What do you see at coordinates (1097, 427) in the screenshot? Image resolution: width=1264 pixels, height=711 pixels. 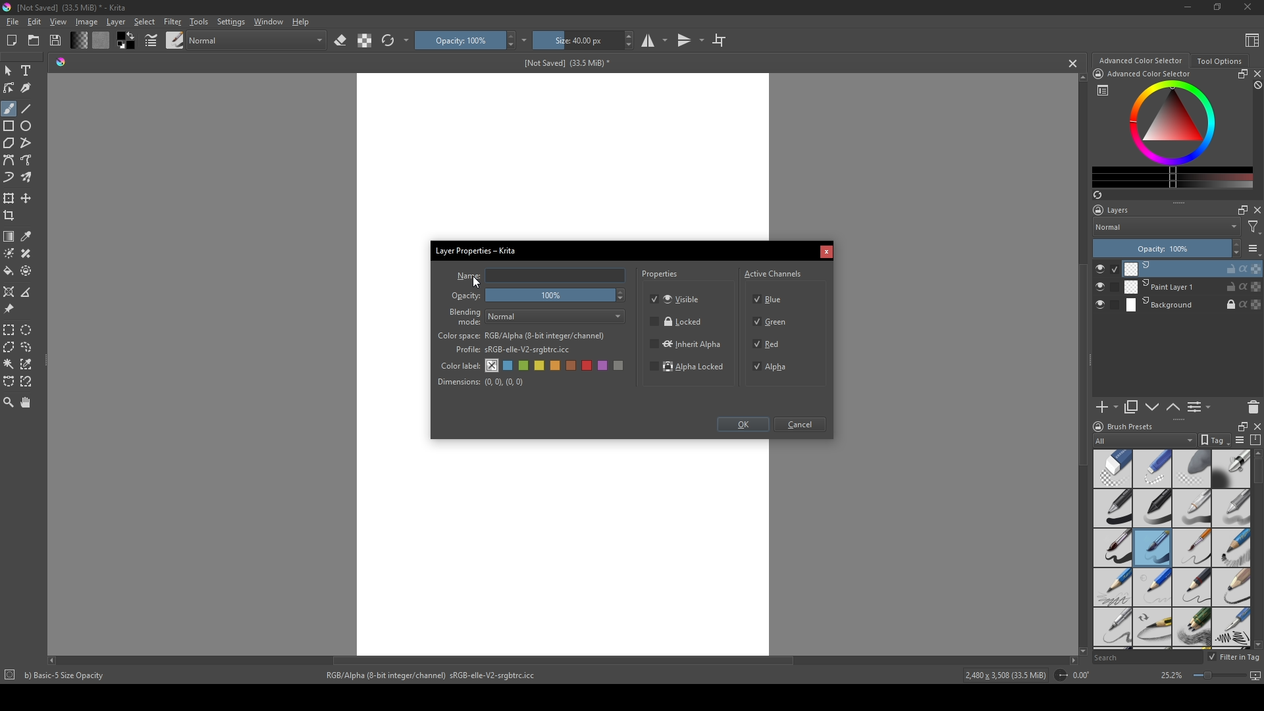 I see `logo` at bounding box center [1097, 427].